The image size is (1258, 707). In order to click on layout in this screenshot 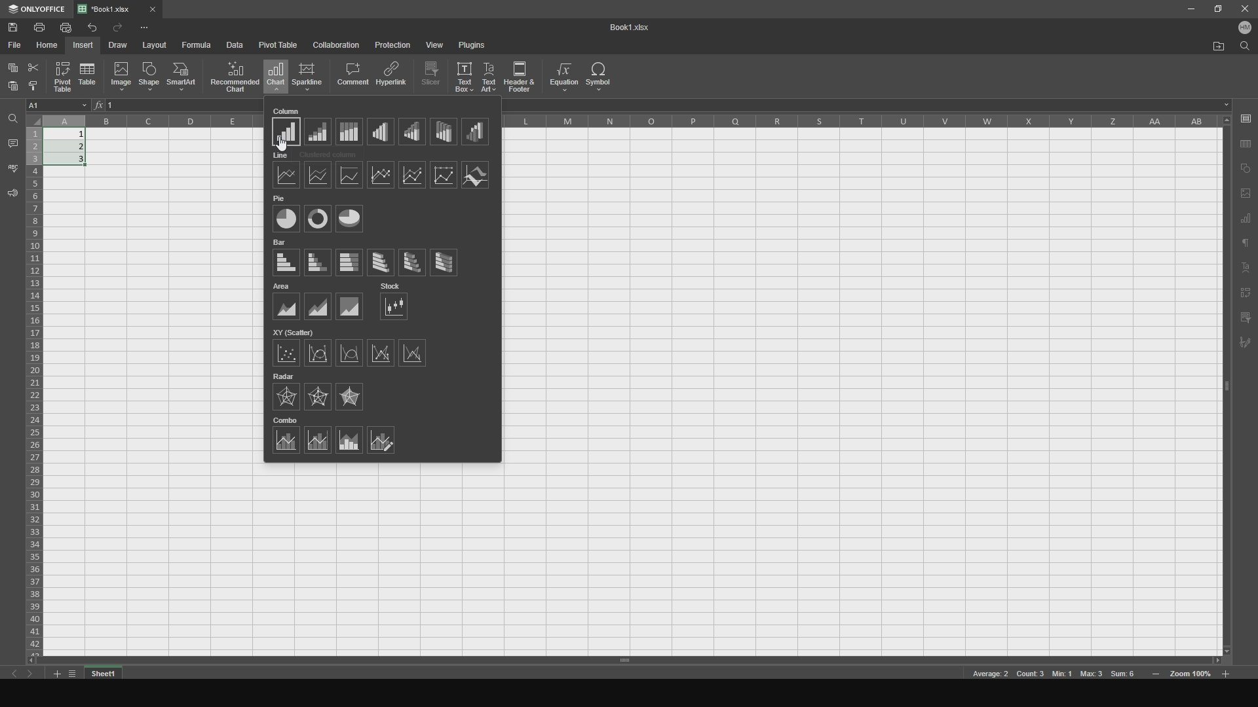, I will do `click(157, 45)`.